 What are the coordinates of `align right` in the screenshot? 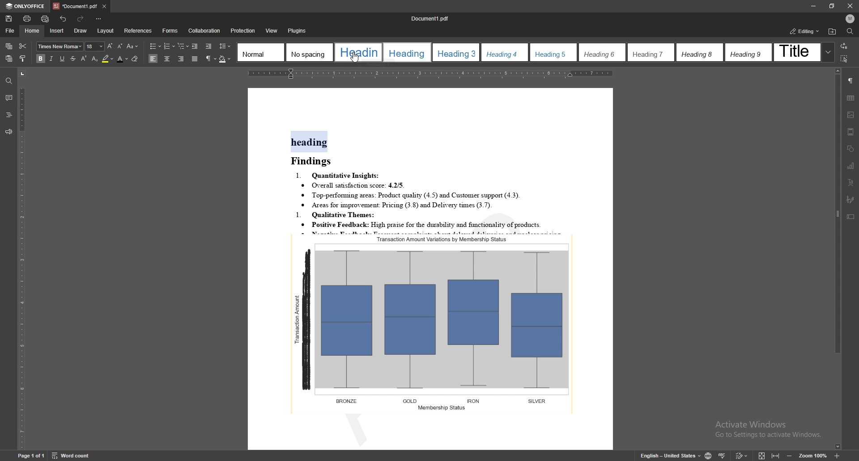 It's located at (182, 59).